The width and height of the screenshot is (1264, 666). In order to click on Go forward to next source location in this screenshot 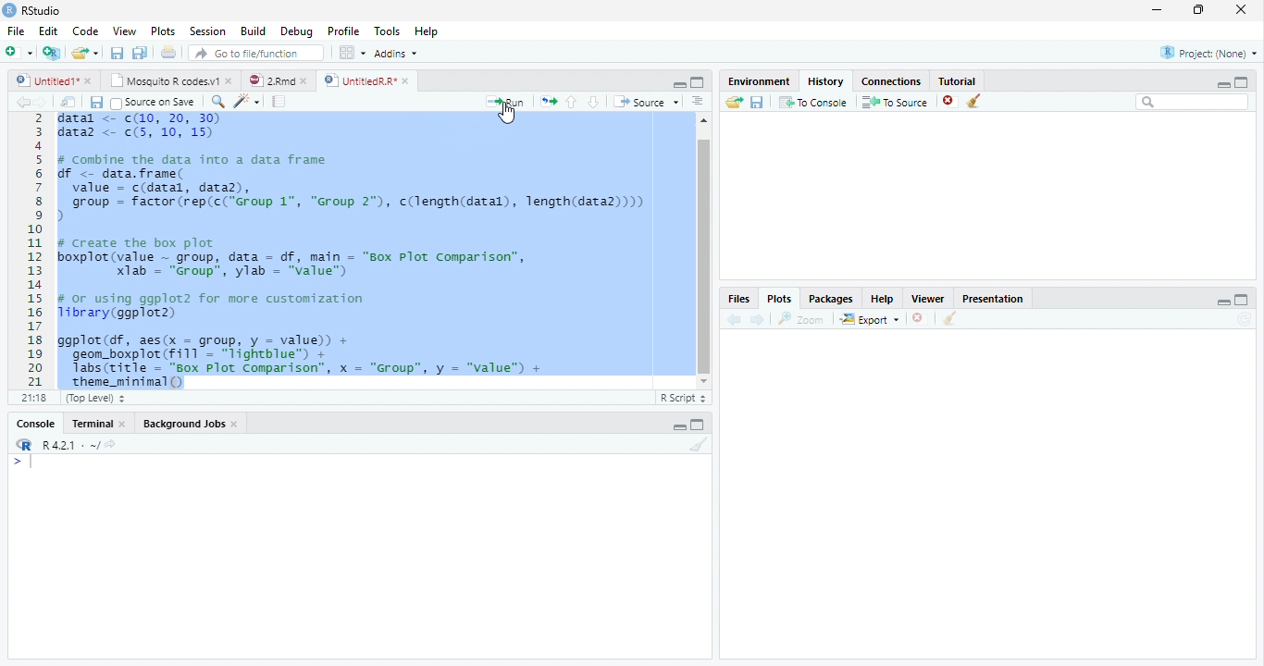, I will do `click(41, 103)`.